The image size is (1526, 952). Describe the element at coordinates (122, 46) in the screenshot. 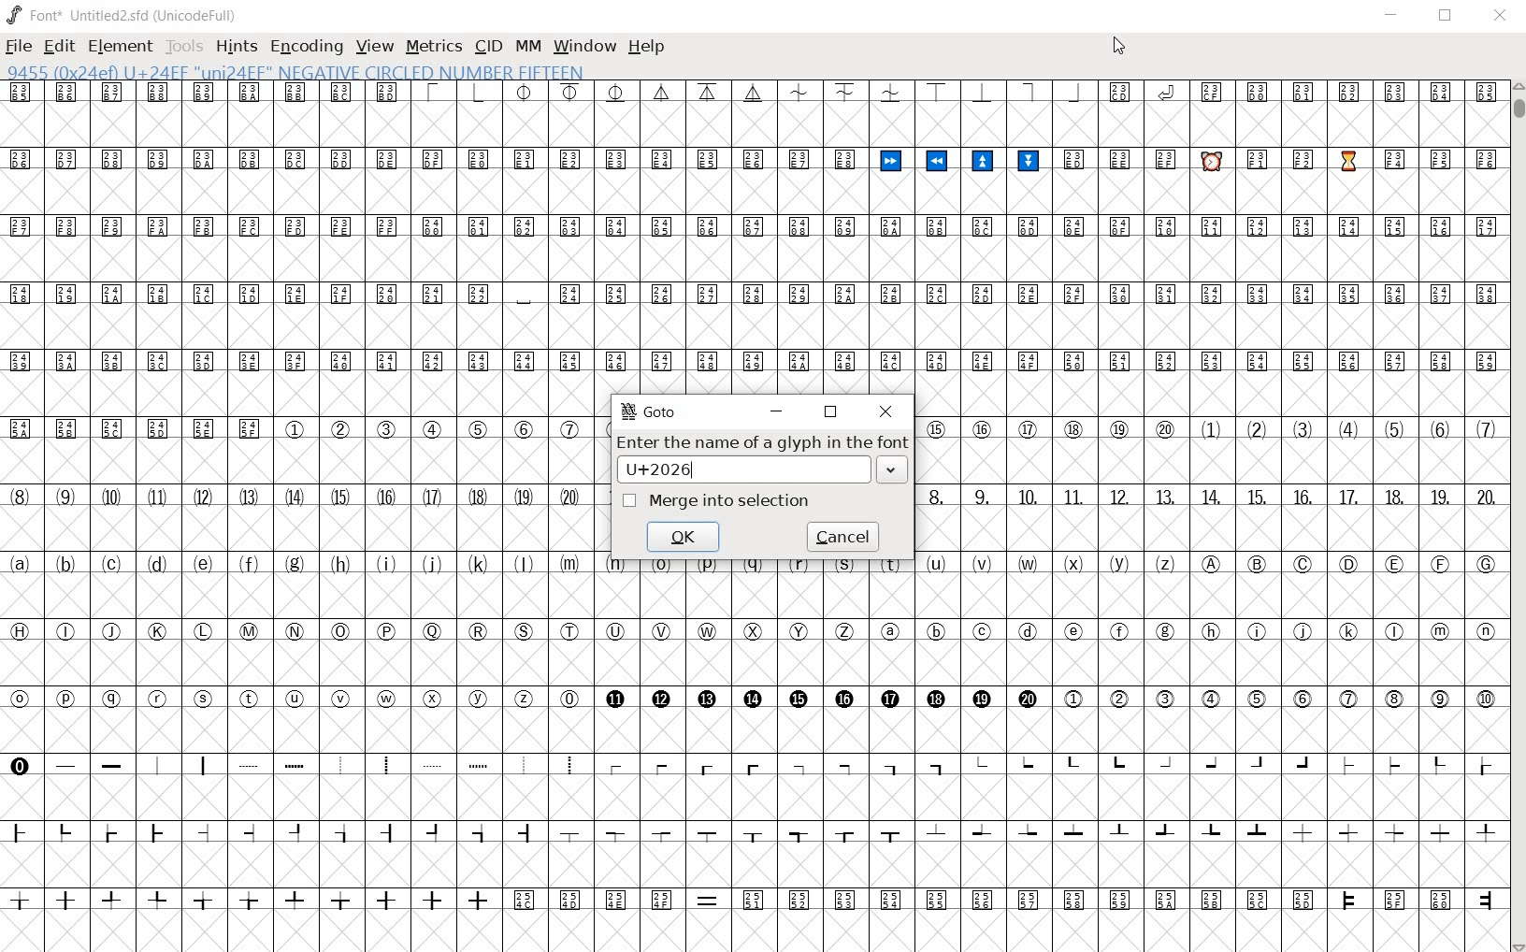

I see `ELEMENT` at that location.